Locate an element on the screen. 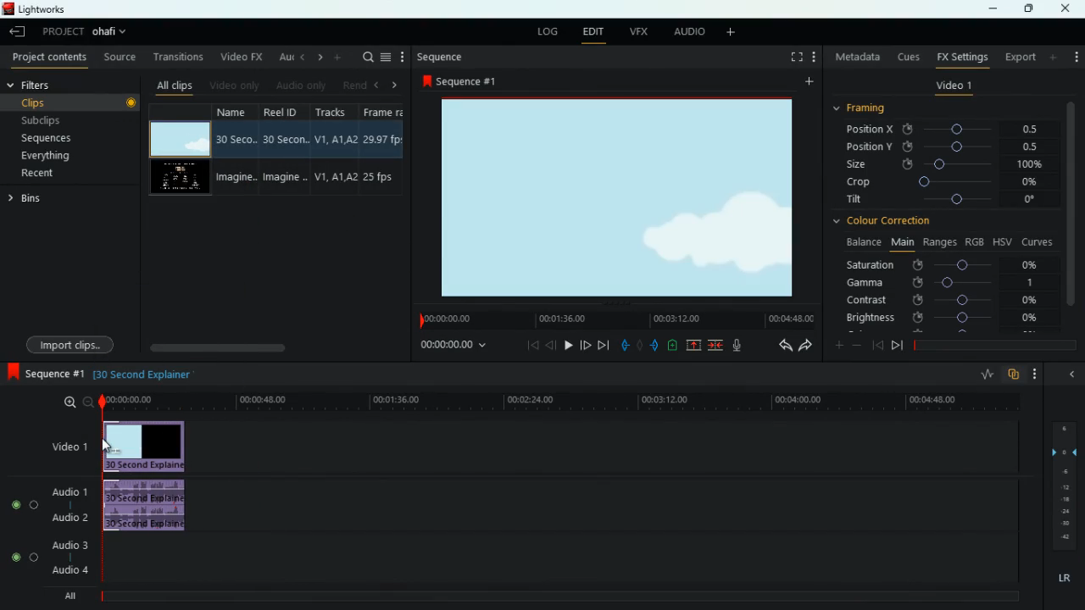 The height and width of the screenshot is (610, 1085). add is located at coordinates (807, 82).